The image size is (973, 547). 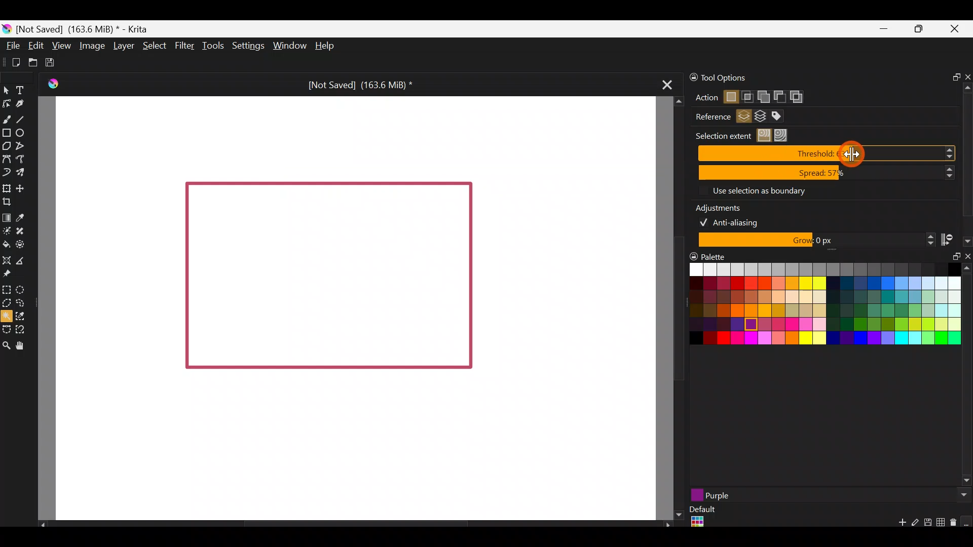 I want to click on Spread, so click(x=827, y=173).